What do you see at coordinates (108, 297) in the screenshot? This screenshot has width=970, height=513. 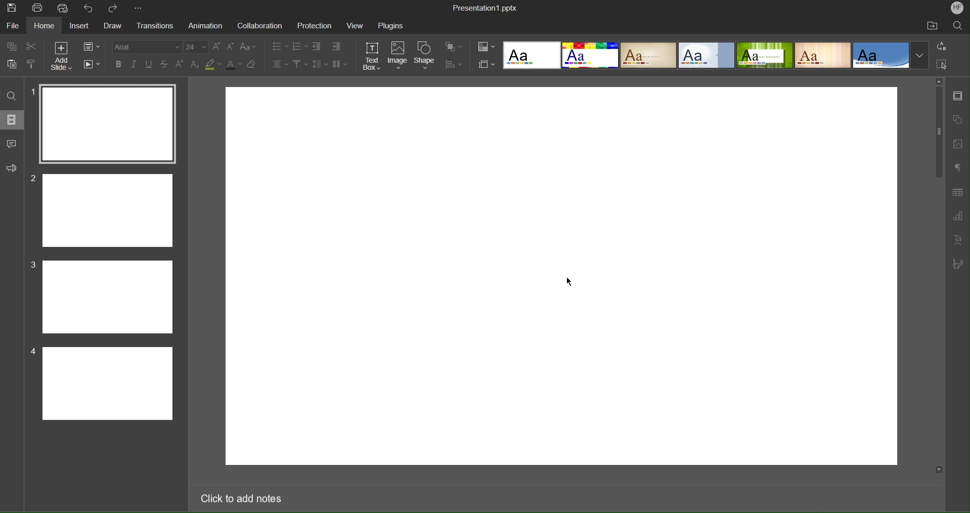 I see `Slide 3` at bounding box center [108, 297].